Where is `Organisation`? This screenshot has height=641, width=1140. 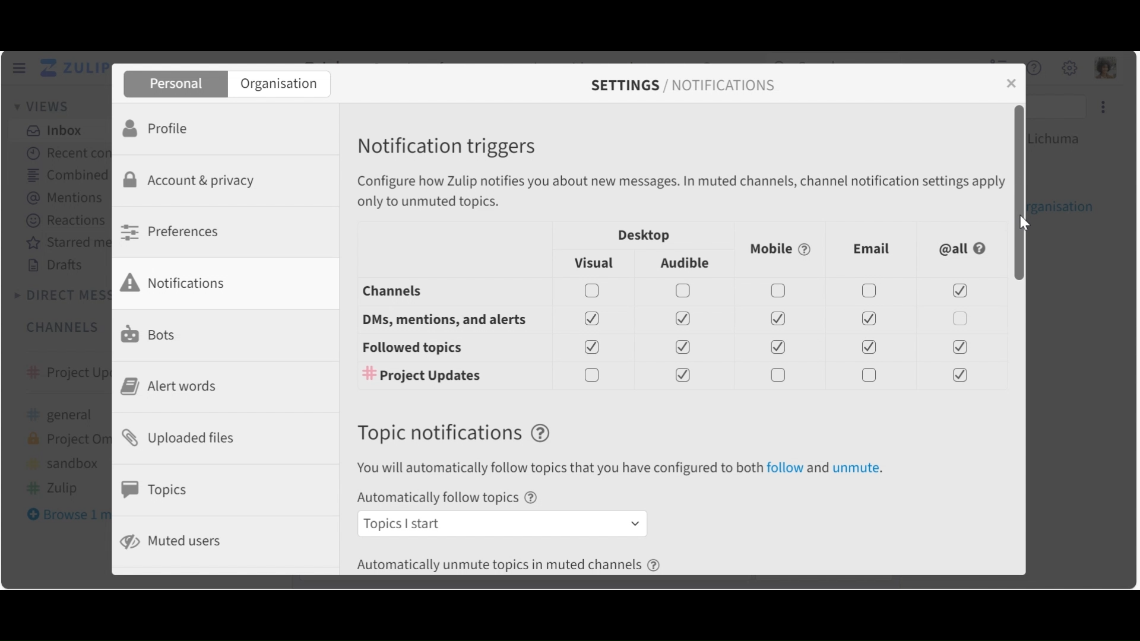
Organisation is located at coordinates (279, 85).